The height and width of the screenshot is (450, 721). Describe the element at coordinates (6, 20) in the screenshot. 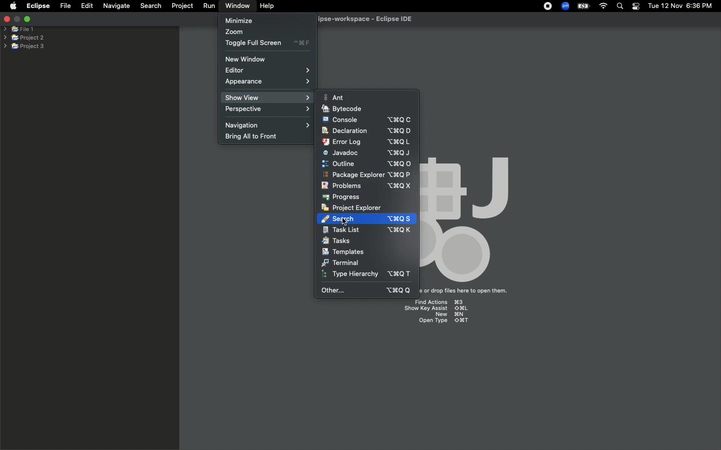

I see `Close` at that location.